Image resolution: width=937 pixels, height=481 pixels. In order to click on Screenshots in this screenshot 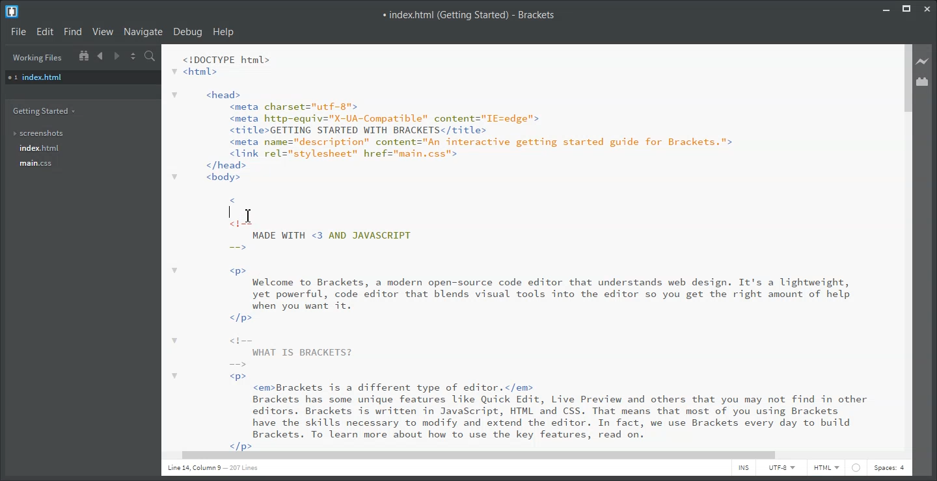, I will do `click(39, 134)`.